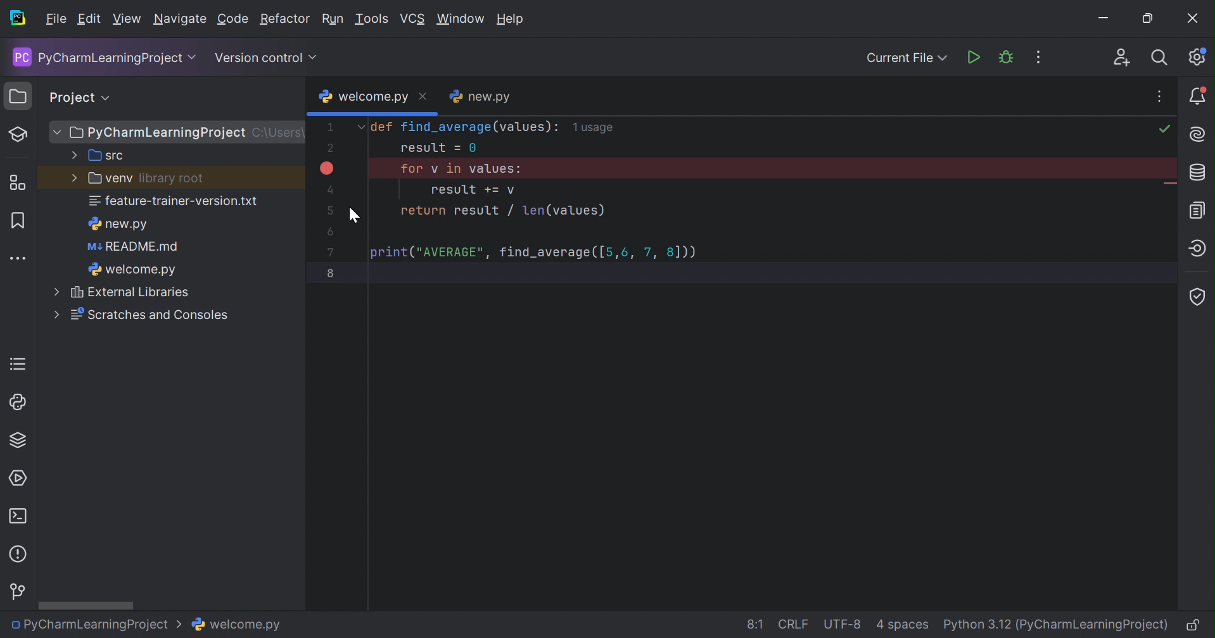  Describe the element at coordinates (56, 19) in the screenshot. I see `File` at that location.